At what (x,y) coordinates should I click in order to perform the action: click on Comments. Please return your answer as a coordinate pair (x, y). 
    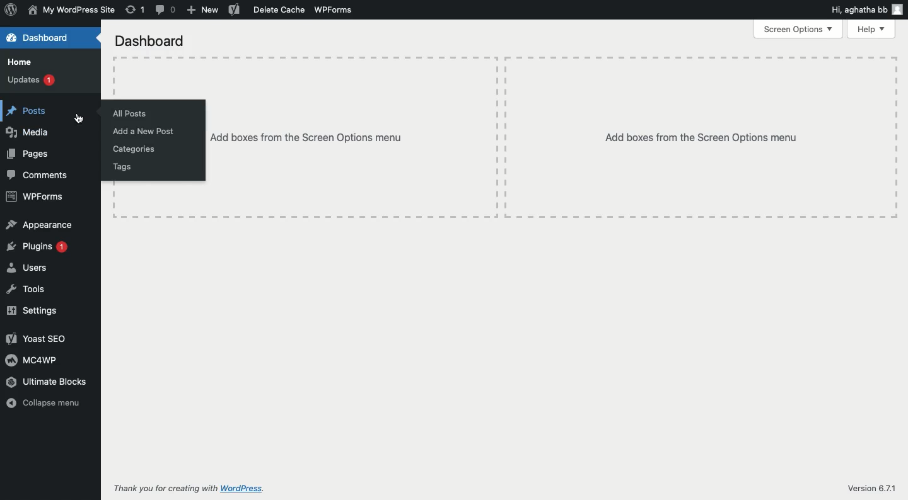
    Looking at the image, I should click on (42, 177).